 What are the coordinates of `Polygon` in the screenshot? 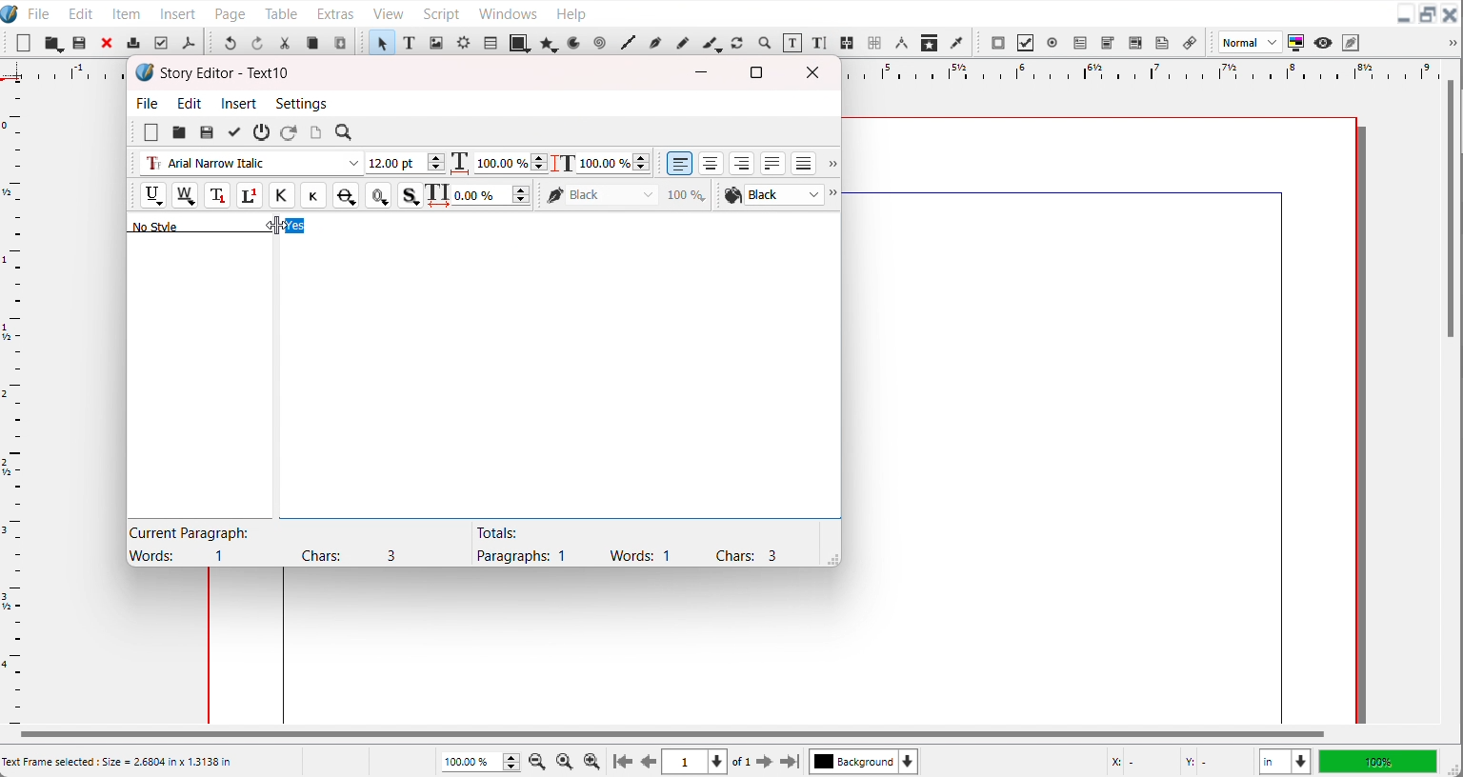 It's located at (550, 43).